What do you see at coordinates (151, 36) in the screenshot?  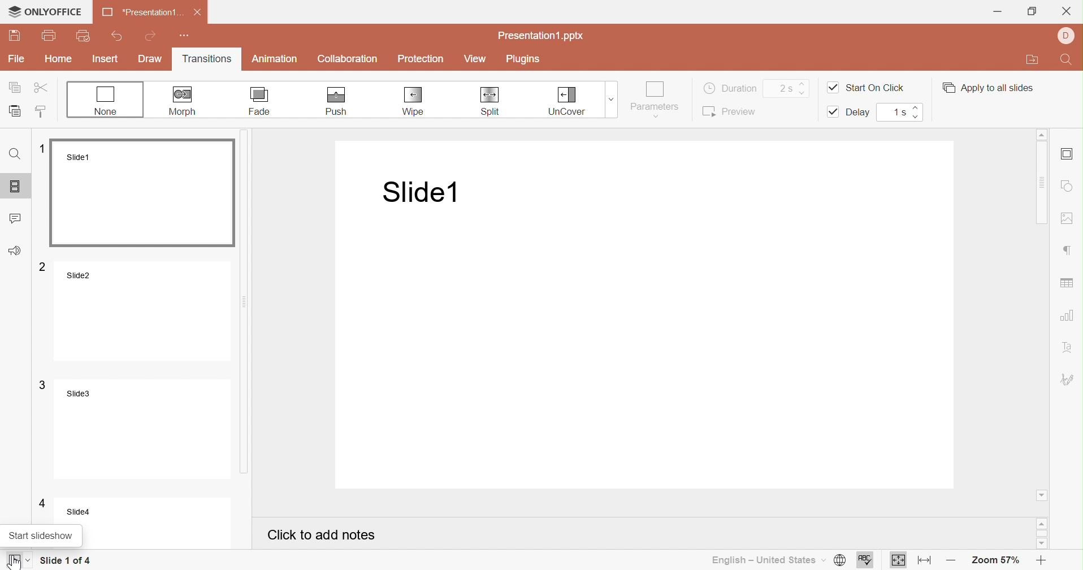 I see `Redo` at bounding box center [151, 36].